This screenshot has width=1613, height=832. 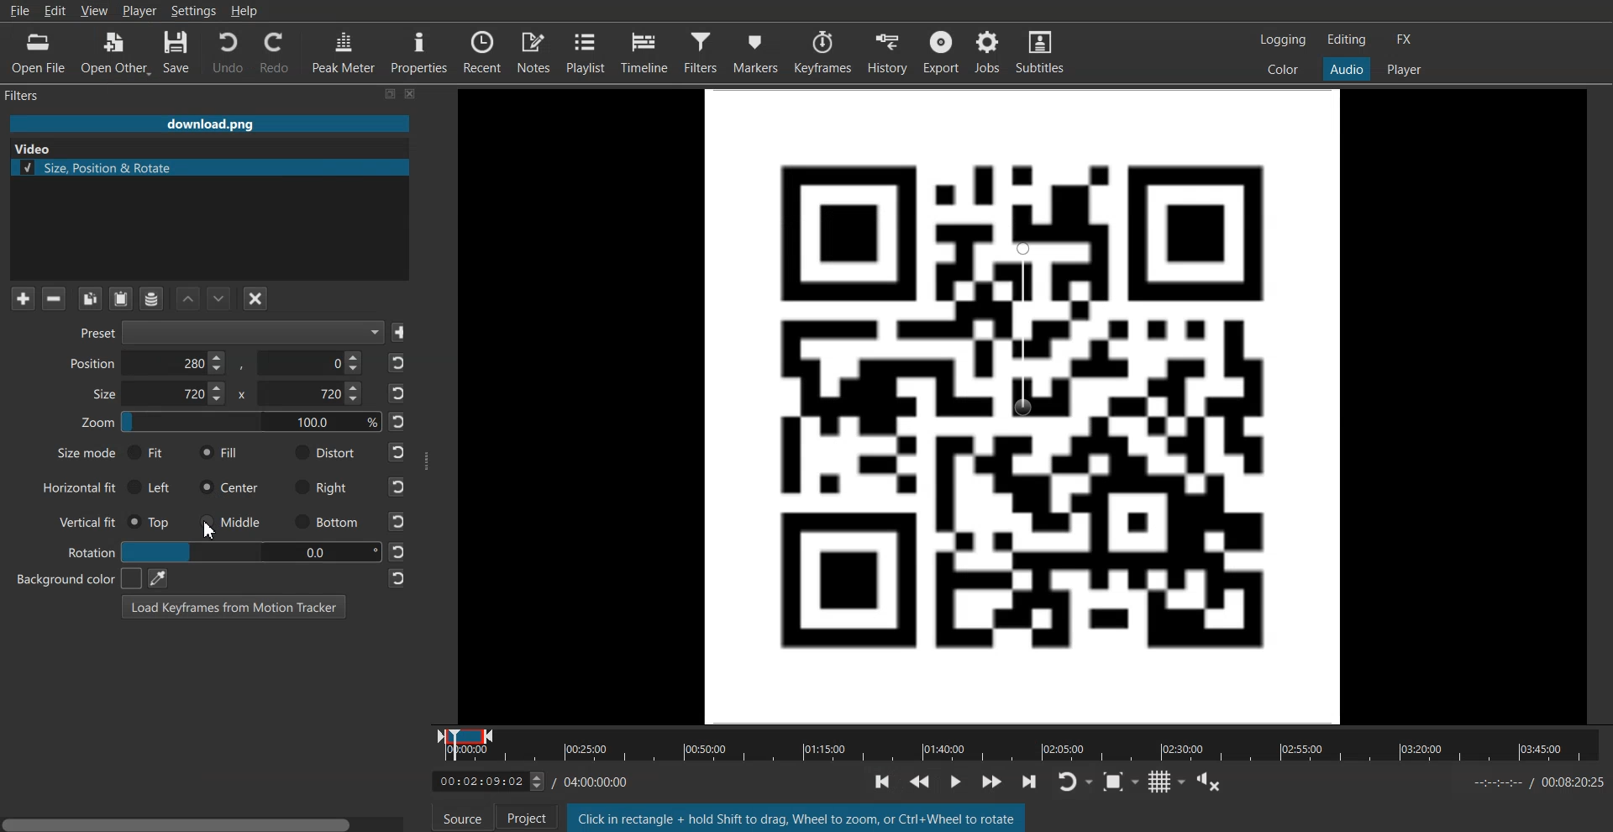 I want to click on Undo, so click(x=226, y=53).